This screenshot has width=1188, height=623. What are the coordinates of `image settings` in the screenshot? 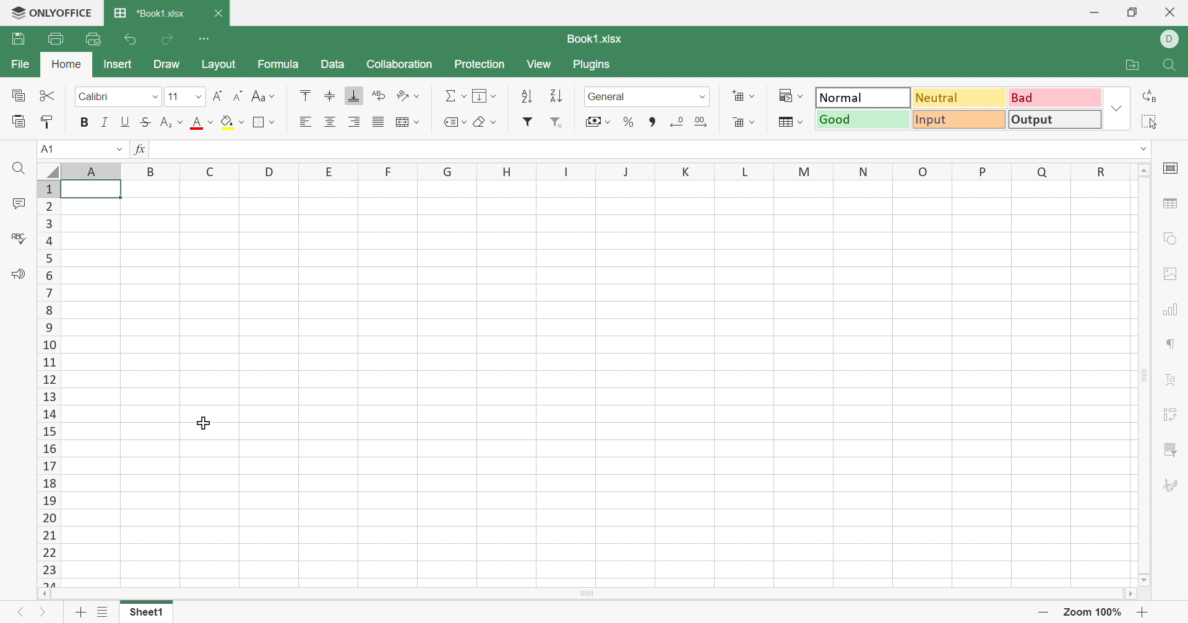 It's located at (1174, 273).